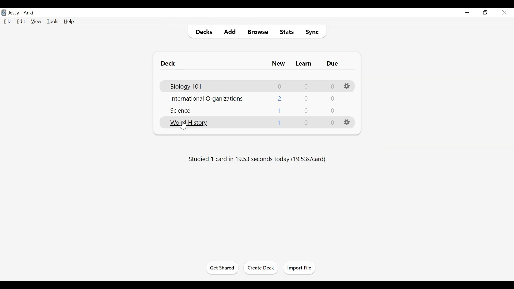 This screenshot has width=514, height=289. What do you see at coordinates (347, 123) in the screenshot?
I see `Options` at bounding box center [347, 123].